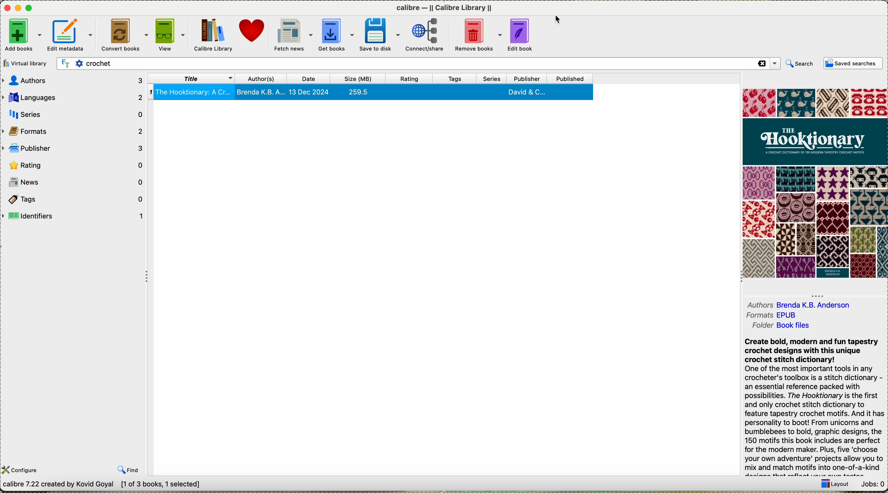  Describe the element at coordinates (74, 165) in the screenshot. I see `rating` at that location.